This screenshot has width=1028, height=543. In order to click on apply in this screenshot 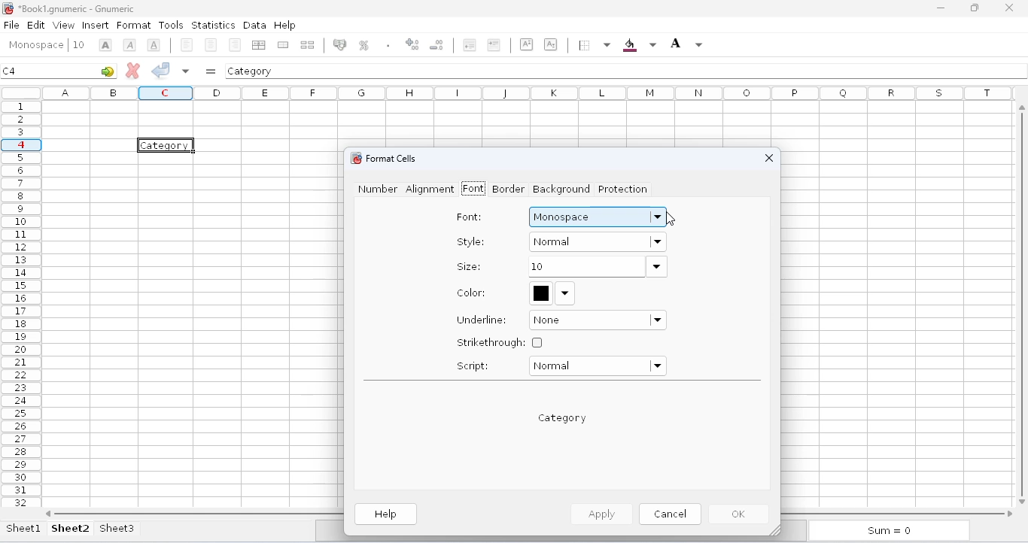, I will do `click(600, 514)`.